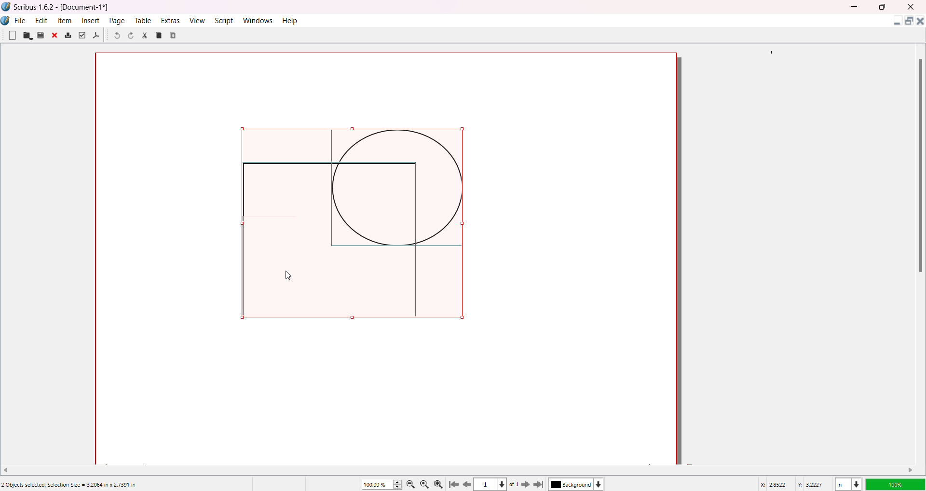  I want to click on Move Left, so click(9, 469).